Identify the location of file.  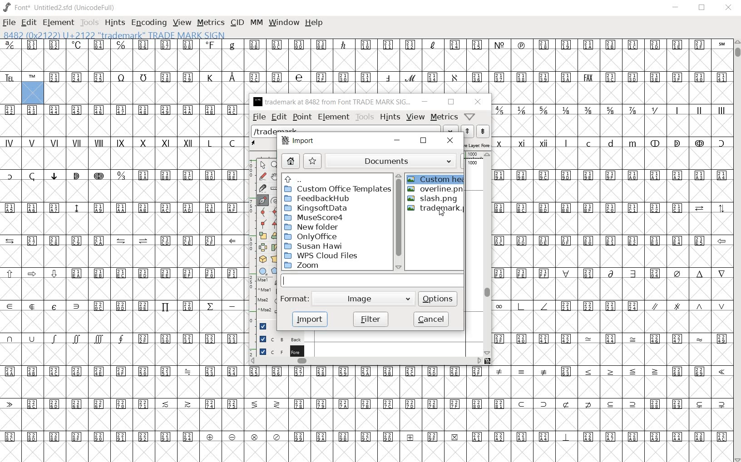
(260, 117).